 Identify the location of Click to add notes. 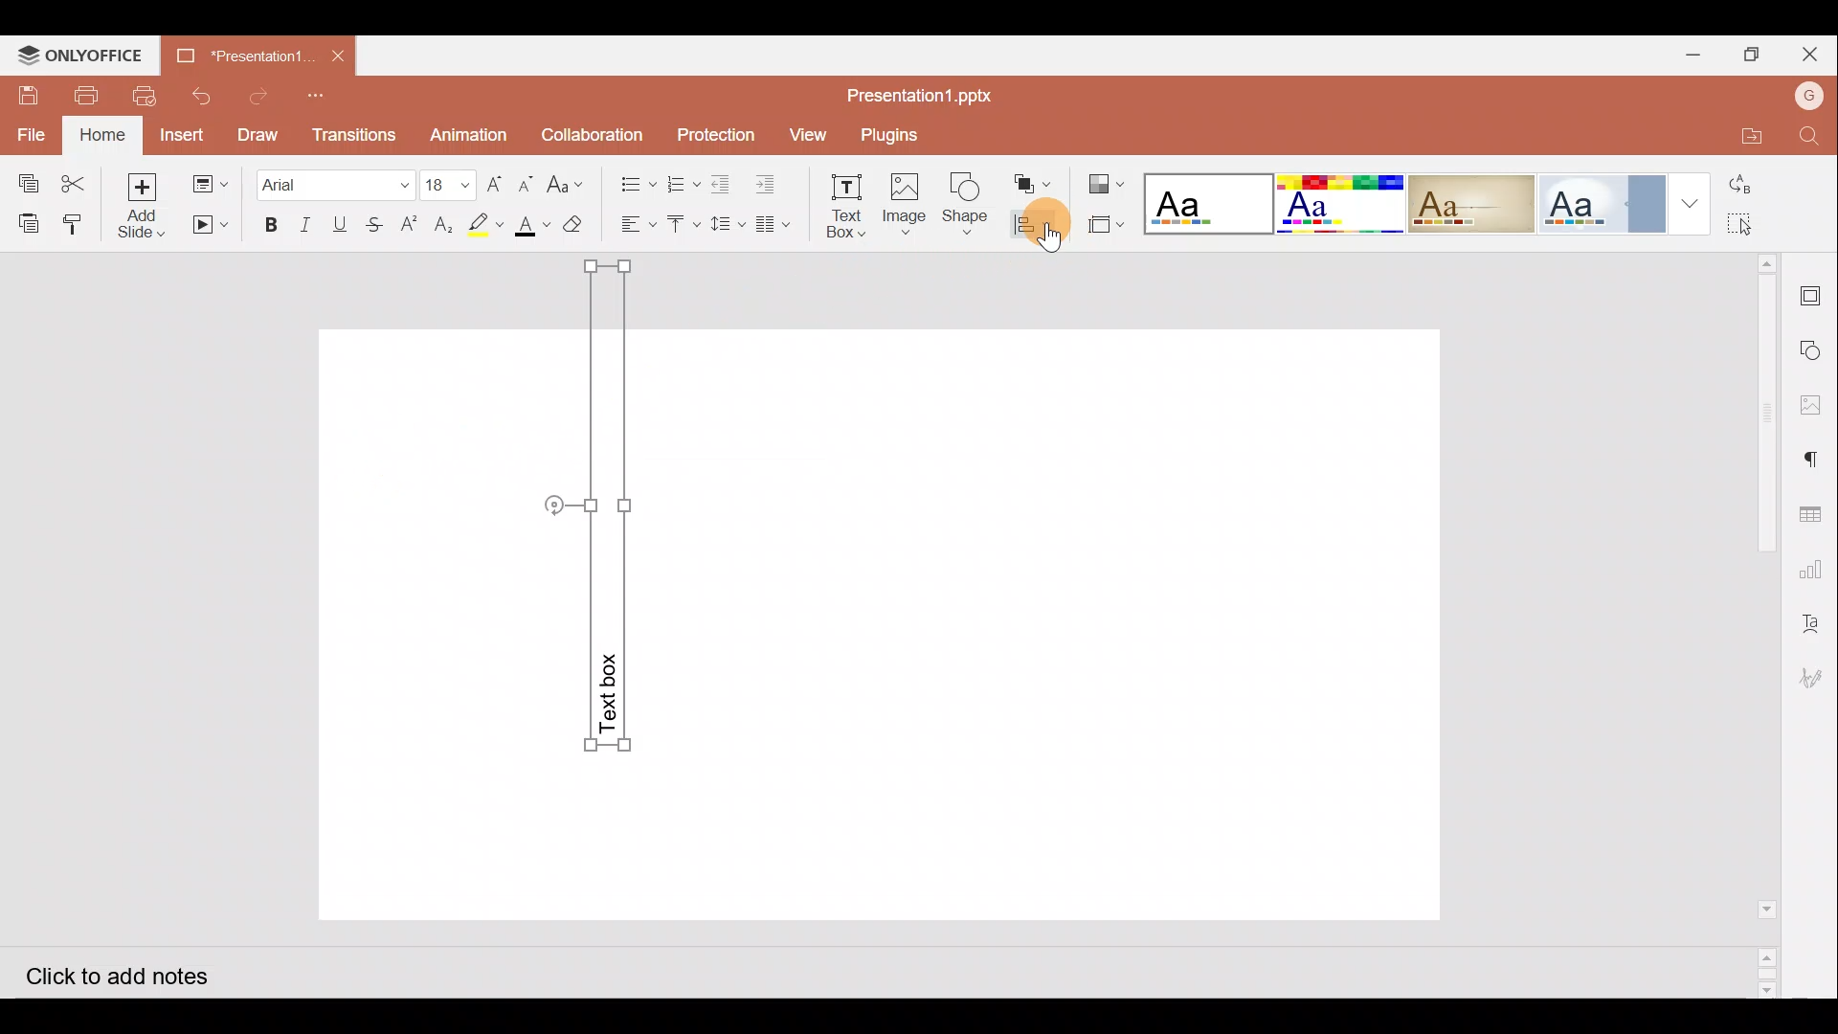
(133, 973).